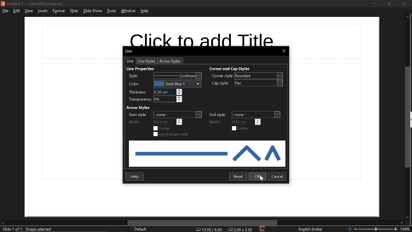 The height and width of the screenshot is (232, 412). I want to click on help, so click(135, 177).